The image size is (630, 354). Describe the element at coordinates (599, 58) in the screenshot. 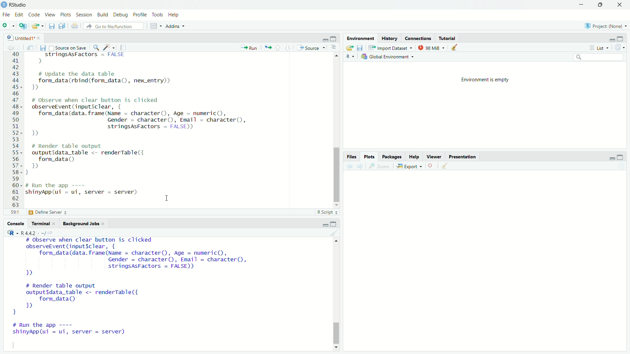

I see `search field` at that location.